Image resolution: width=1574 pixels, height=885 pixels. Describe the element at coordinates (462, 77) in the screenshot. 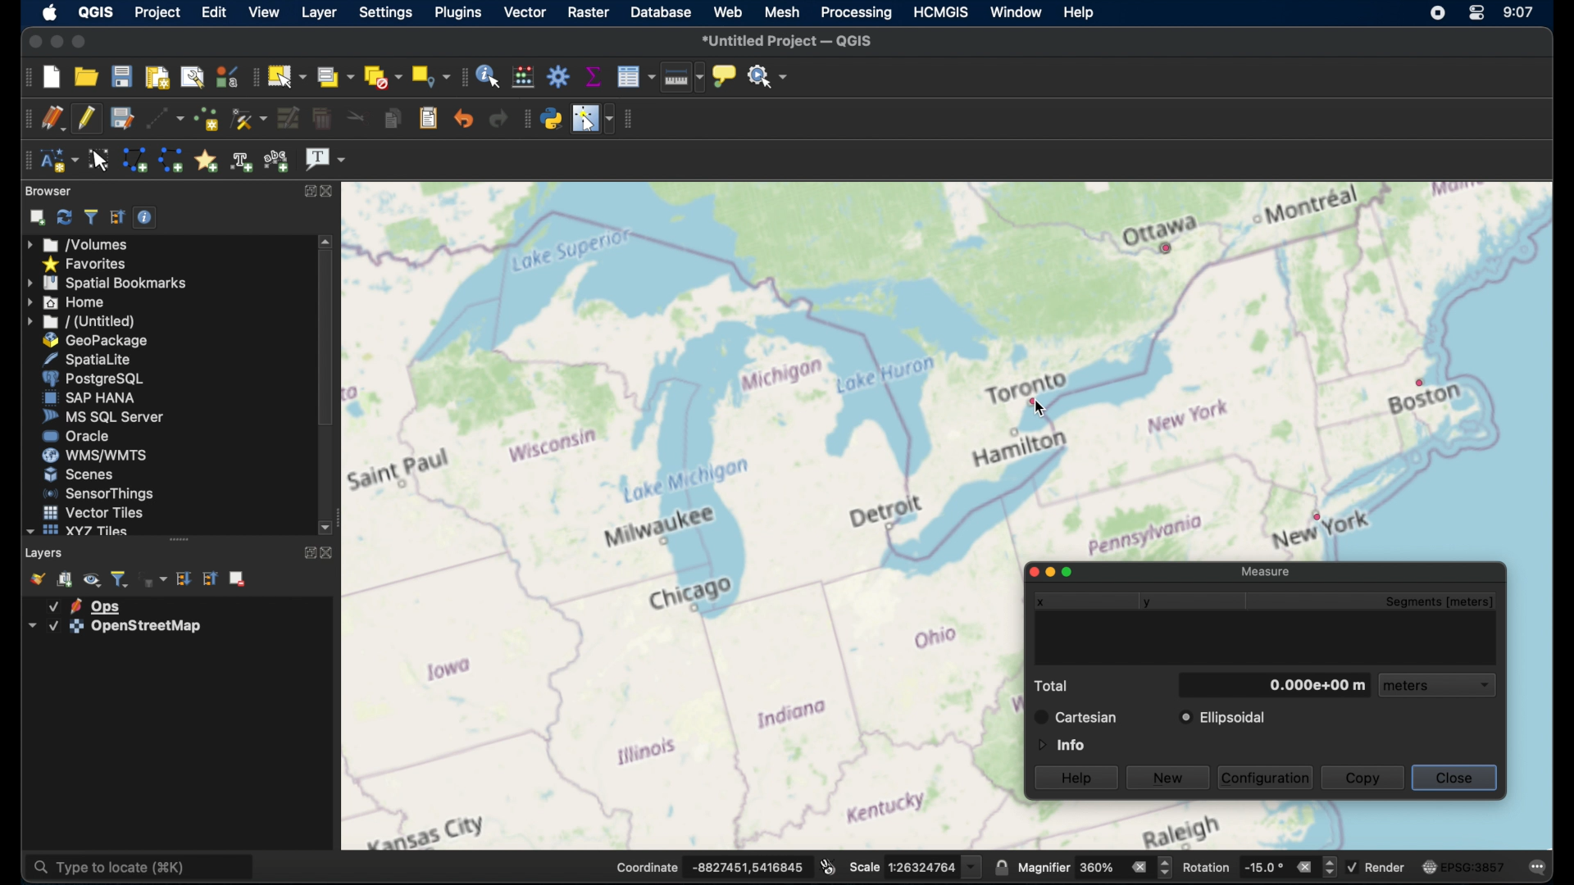

I see `attributes toolbar` at that location.